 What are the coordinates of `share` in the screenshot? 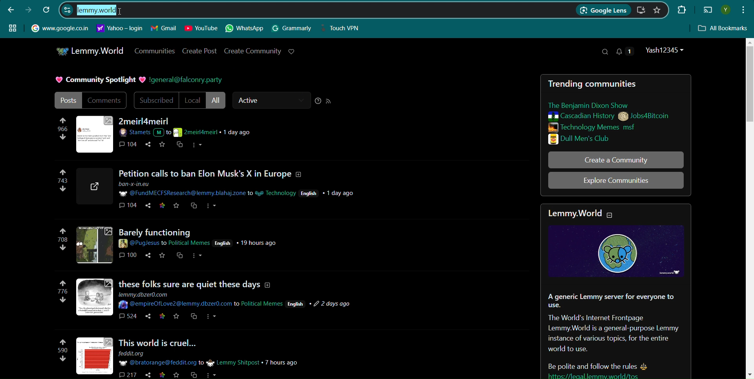 It's located at (147, 256).